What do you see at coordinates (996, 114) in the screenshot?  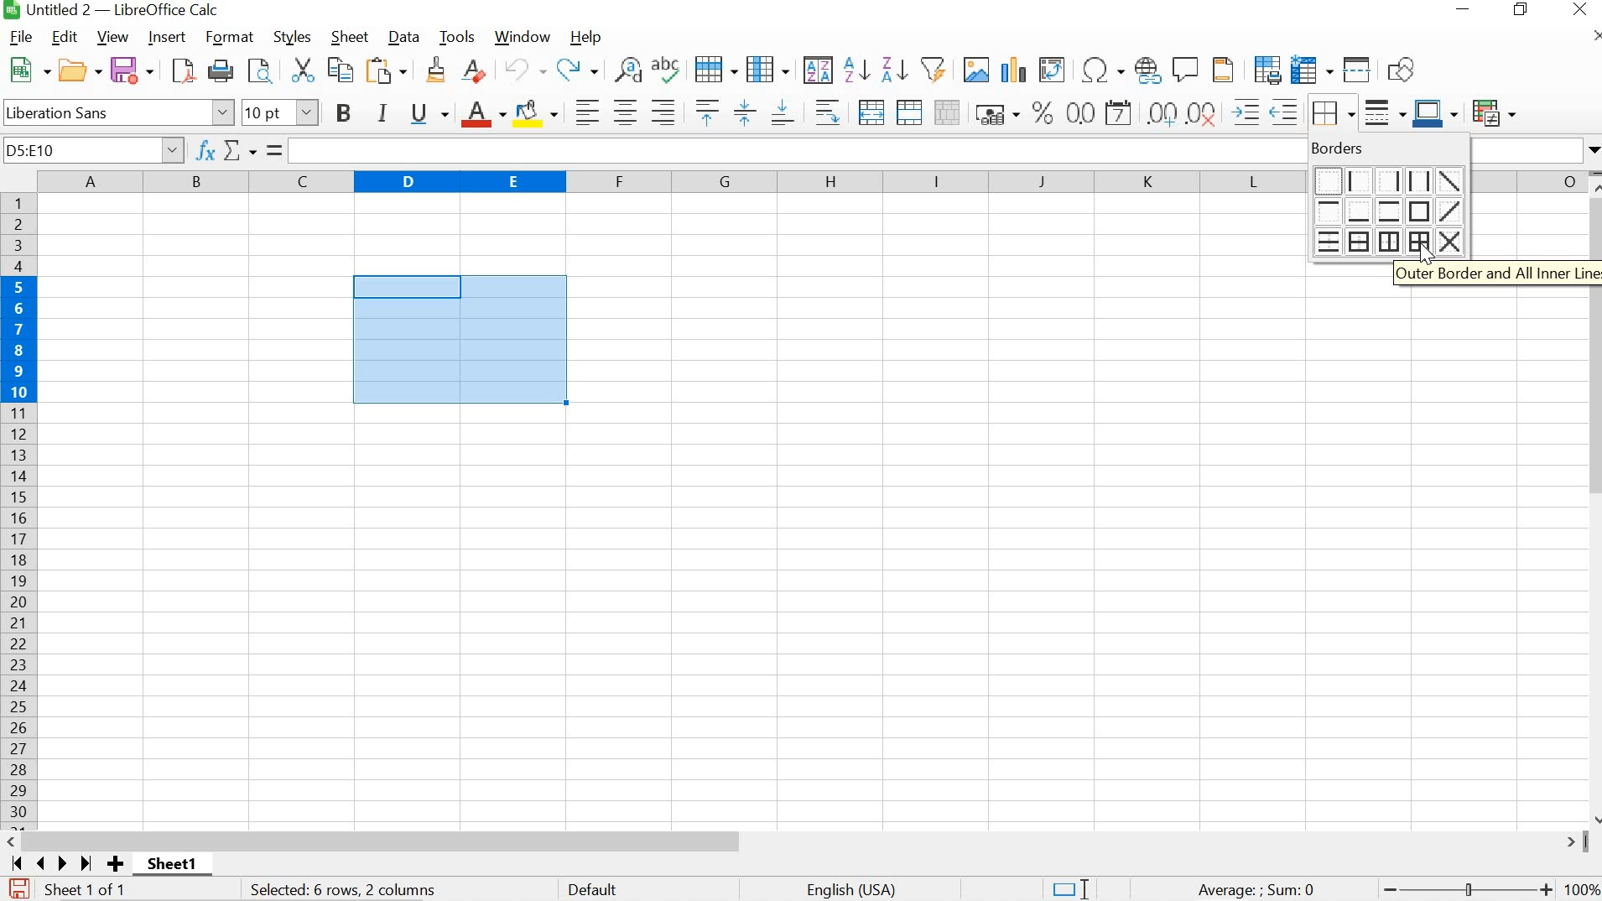 I see `FORMAT AS CURRENCY` at bounding box center [996, 114].